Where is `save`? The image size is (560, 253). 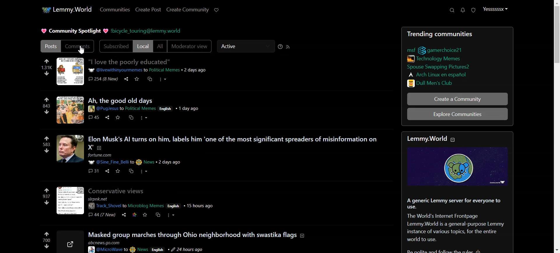
save is located at coordinates (136, 78).